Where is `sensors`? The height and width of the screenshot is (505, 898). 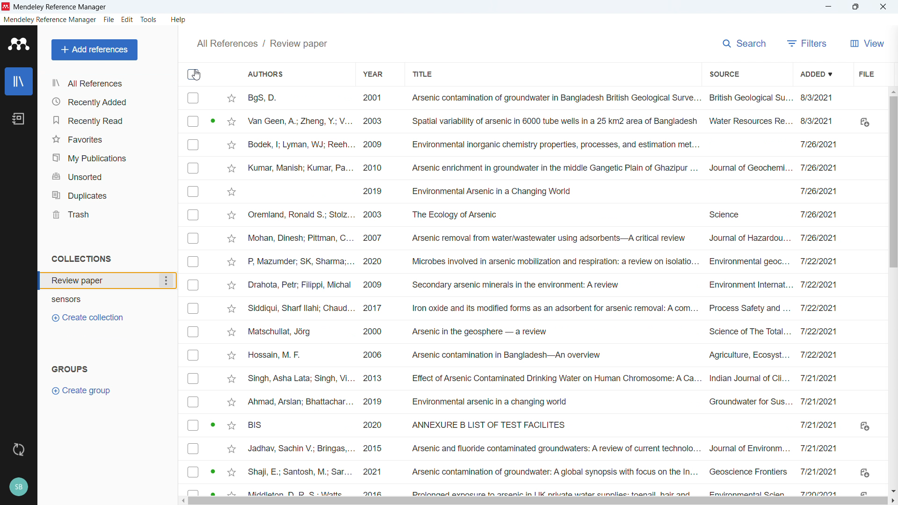
sensors is located at coordinates (84, 300).